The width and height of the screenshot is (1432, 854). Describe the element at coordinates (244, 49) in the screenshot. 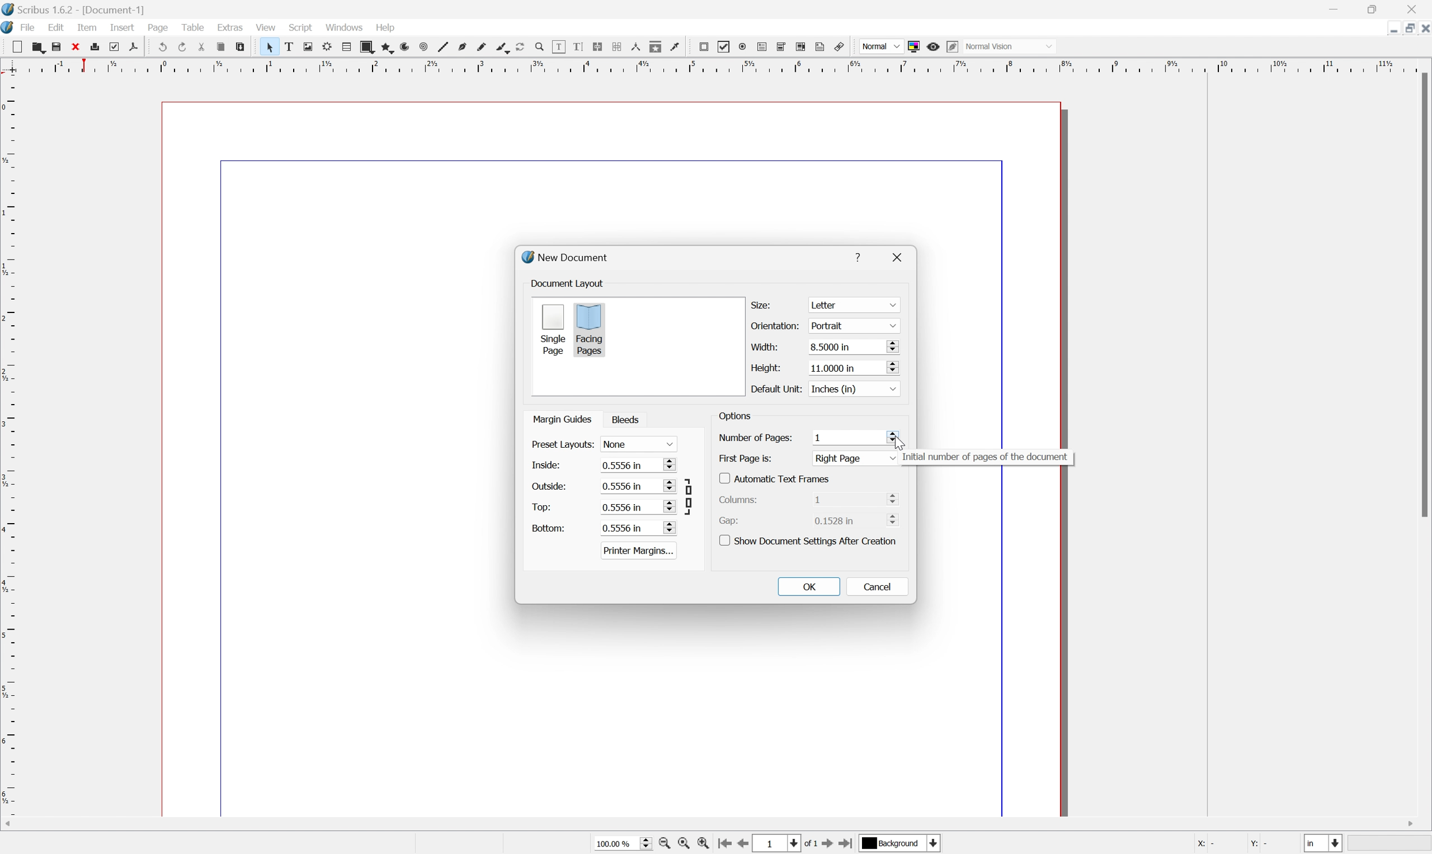

I see `Paste` at that location.